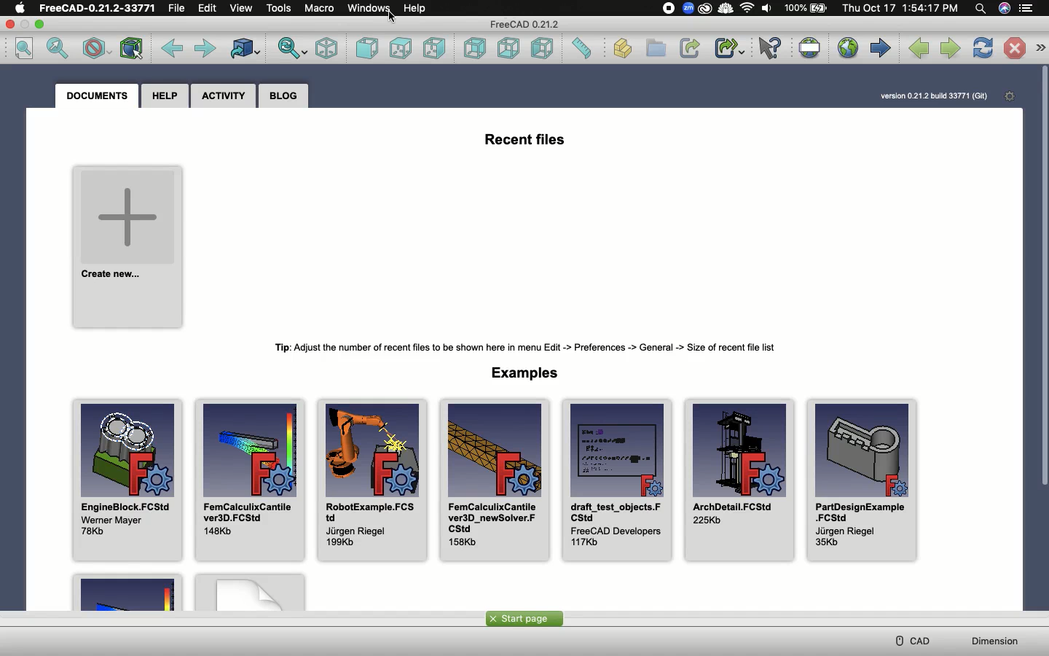 The image size is (1049, 656). Describe the element at coordinates (283, 98) in the screenshot. I see `Blog` at that location.